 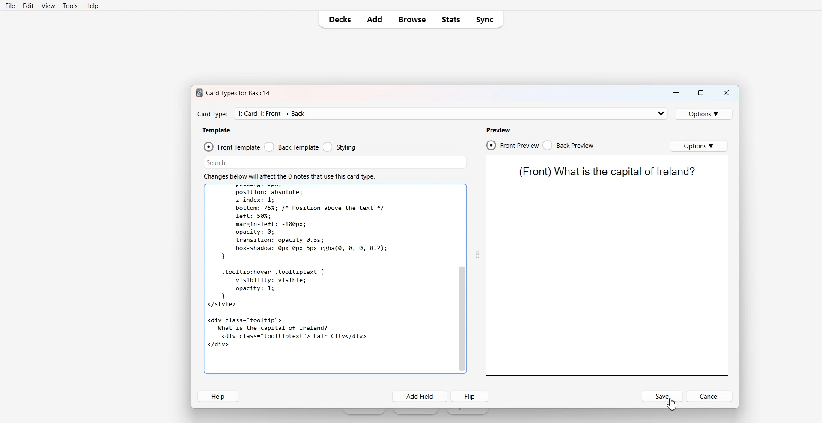 What do you see at coordinates (92, 6) in the screenshot?
I see `Help` at bounding box center [92, 6].